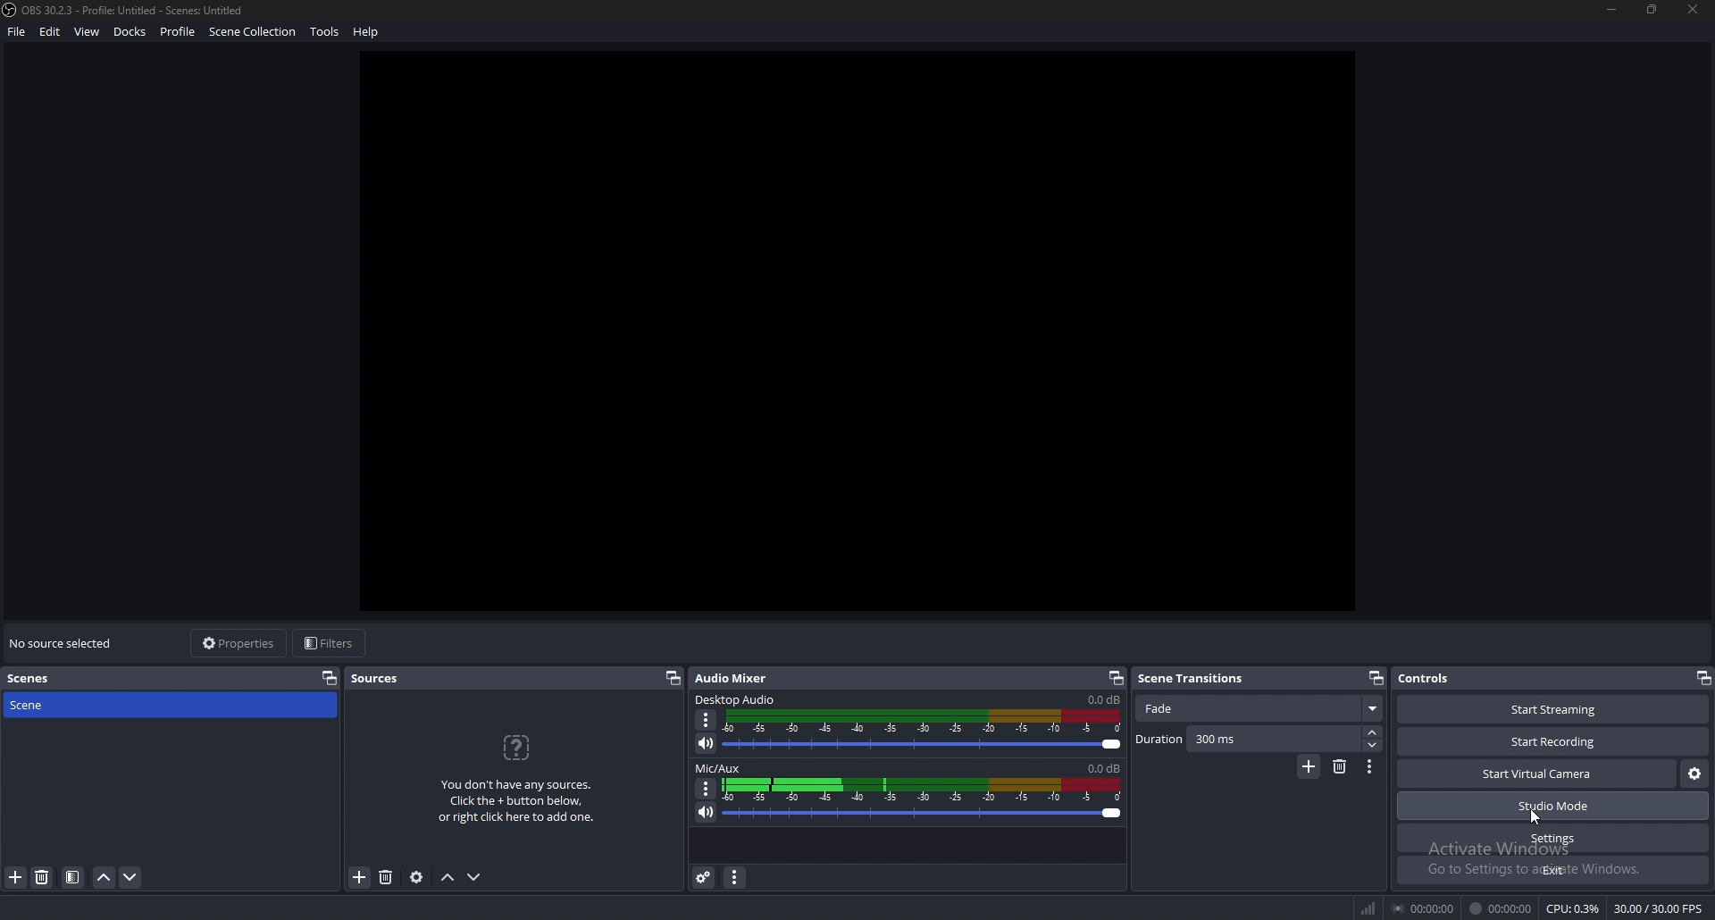  Describe the element at coordinates (477, 876) in the screenshot. I see `Move sources down` at that location.